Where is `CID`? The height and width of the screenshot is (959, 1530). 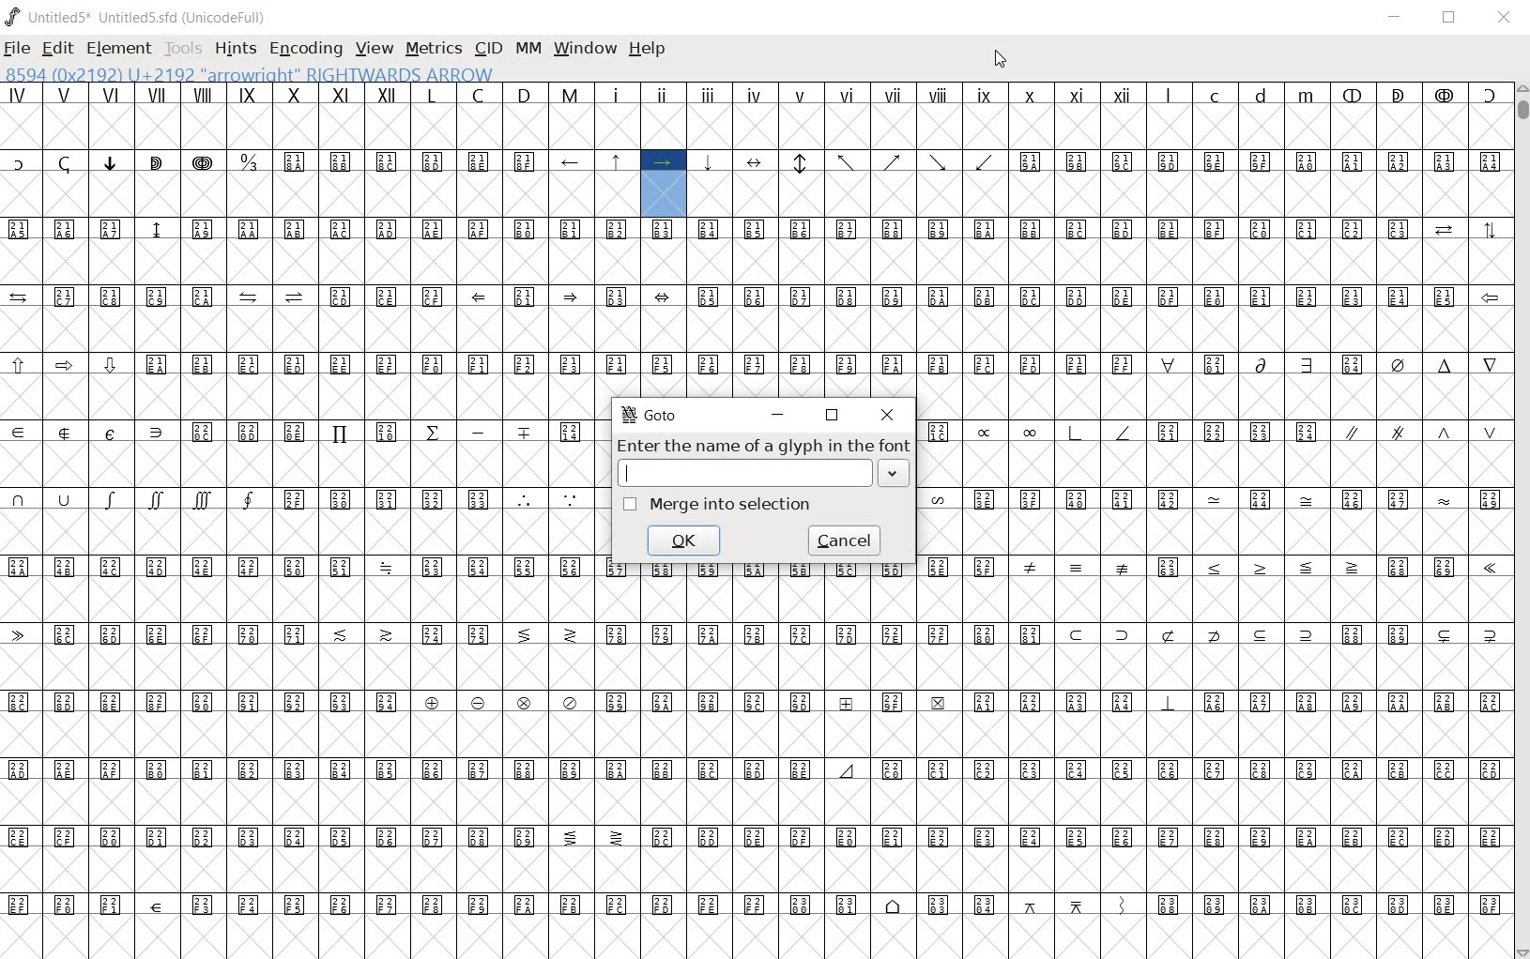 CID is located at coordinates (487, 48).